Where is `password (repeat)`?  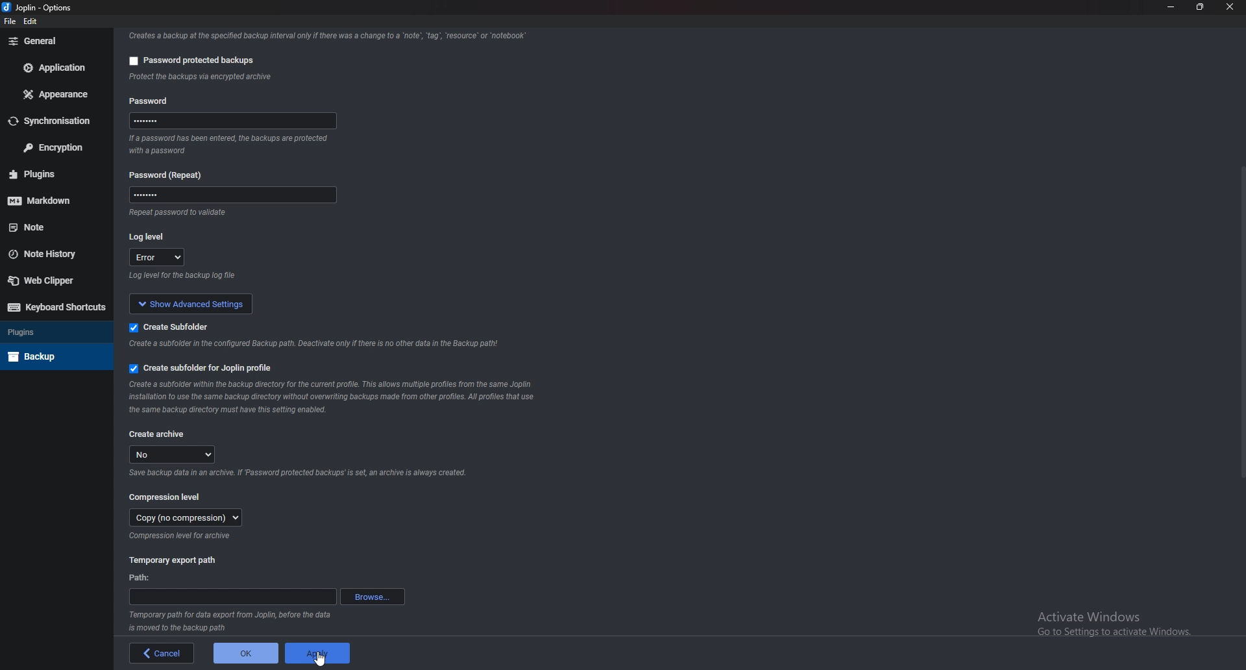
password (repeat) is located at coordinates (171, 175).